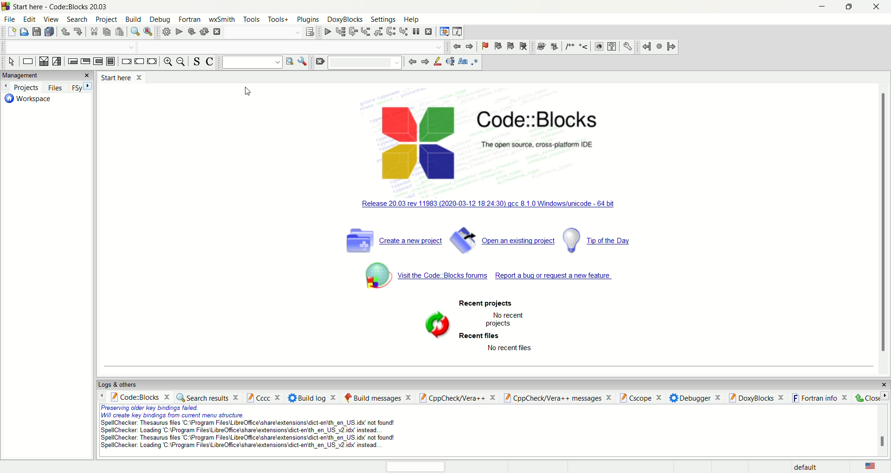 This screenshot has width=891, height=473. I want to click on settings, so click(627, 46).